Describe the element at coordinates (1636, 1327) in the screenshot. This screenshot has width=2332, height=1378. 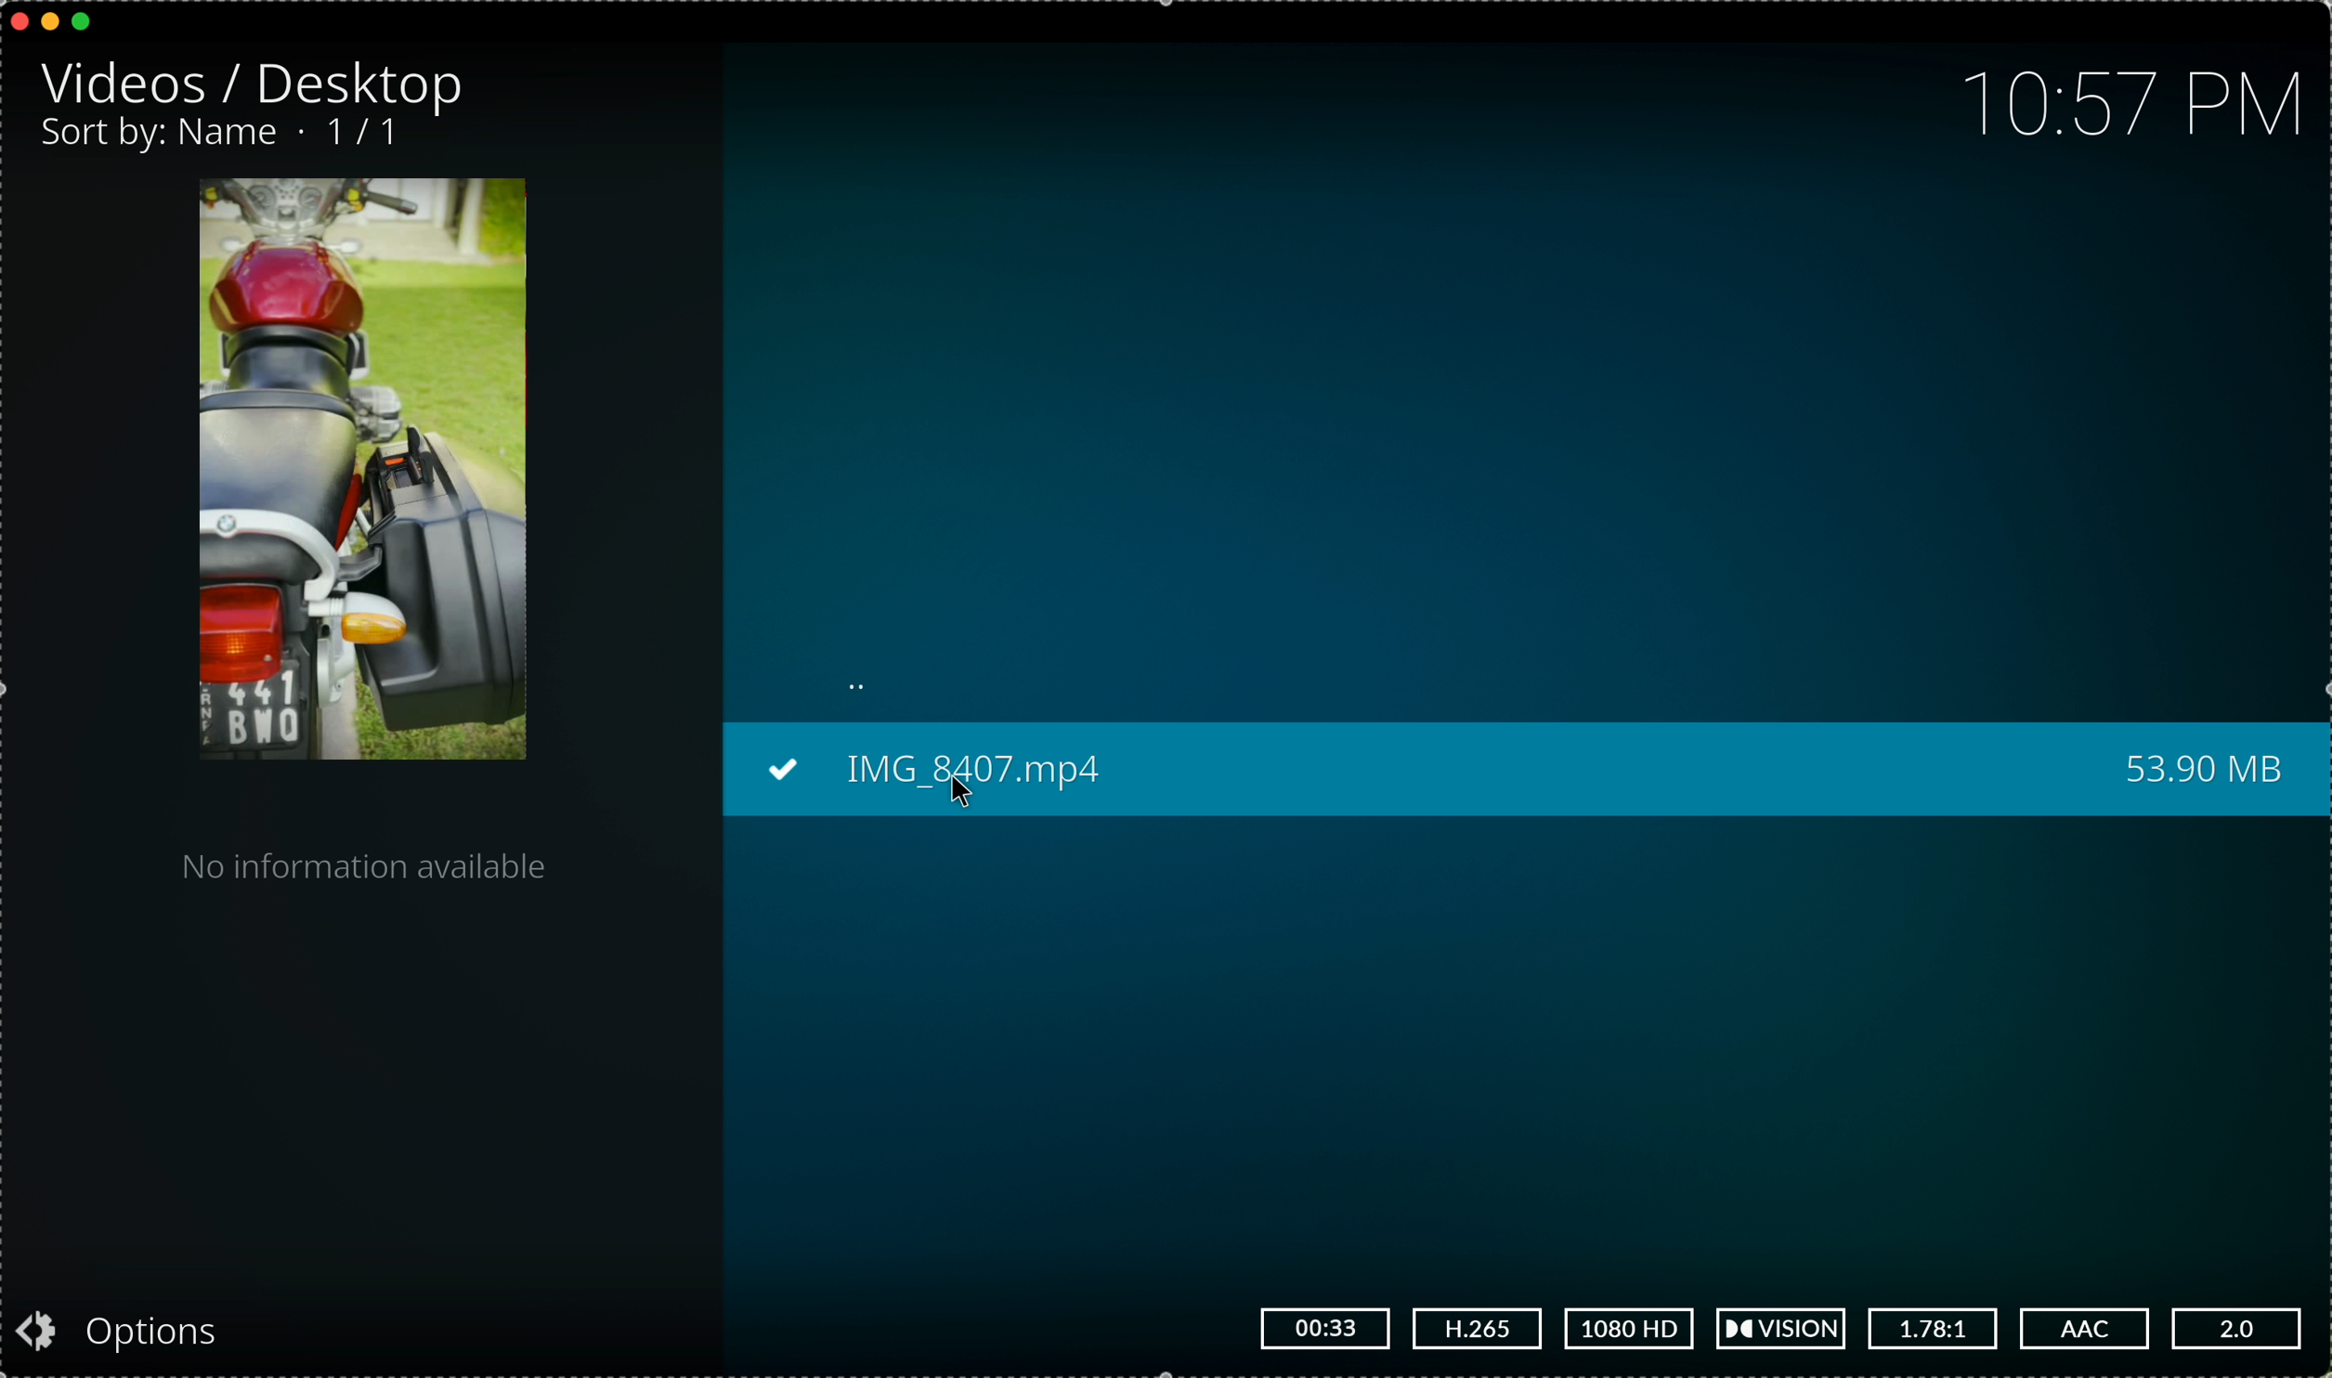
I see `1080 HD` at that location.